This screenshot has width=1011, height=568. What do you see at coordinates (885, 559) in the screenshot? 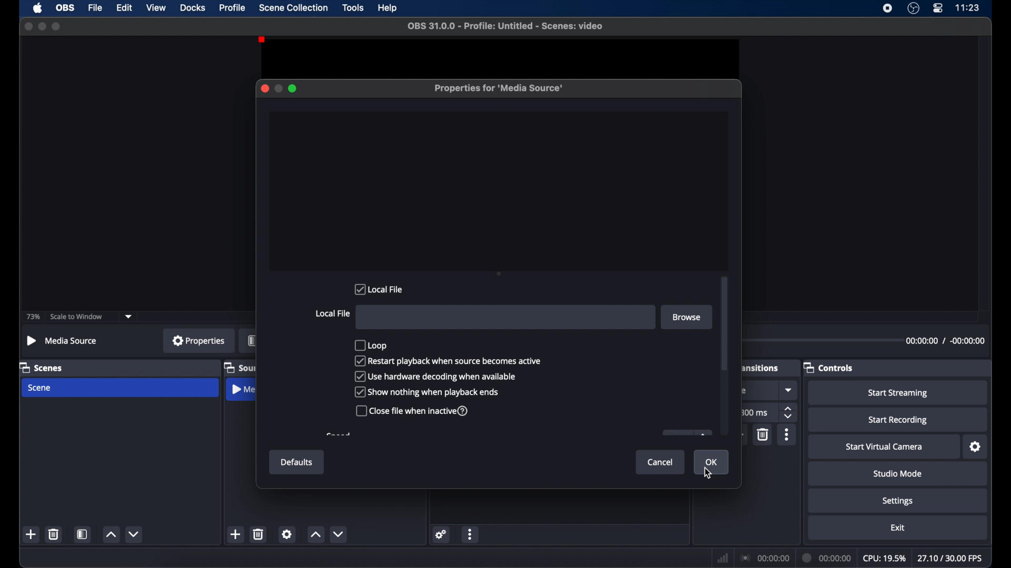
I see `cpu` at bounding box center [885, 559].